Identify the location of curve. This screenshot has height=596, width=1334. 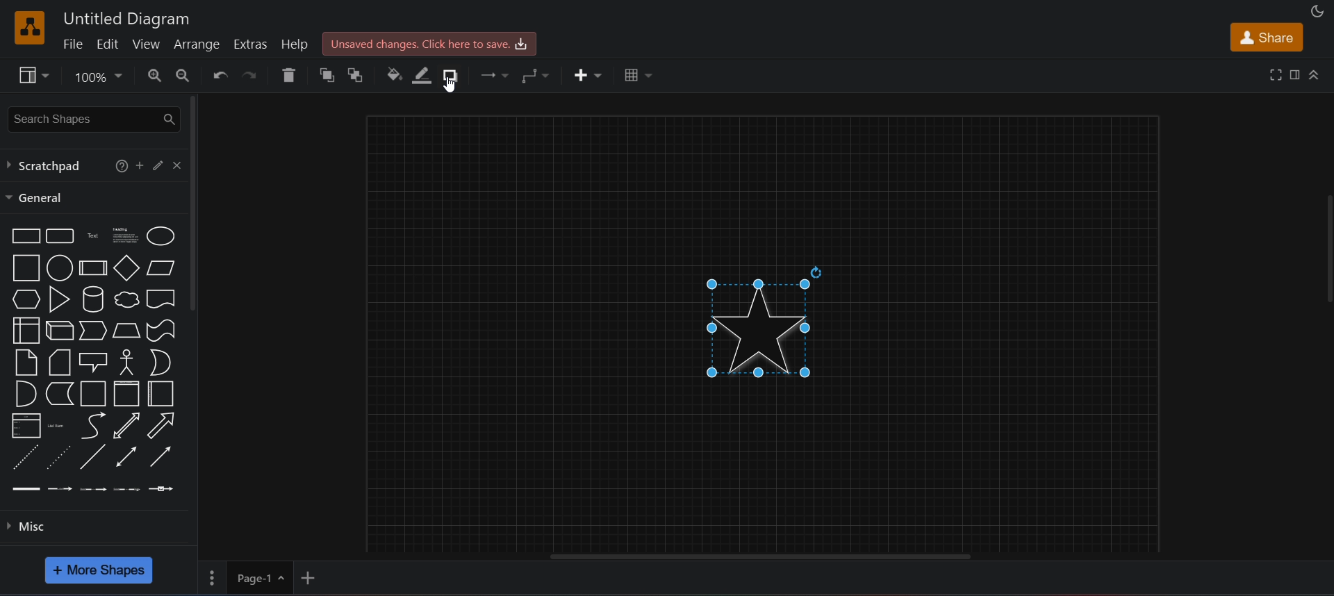
(93, 425).